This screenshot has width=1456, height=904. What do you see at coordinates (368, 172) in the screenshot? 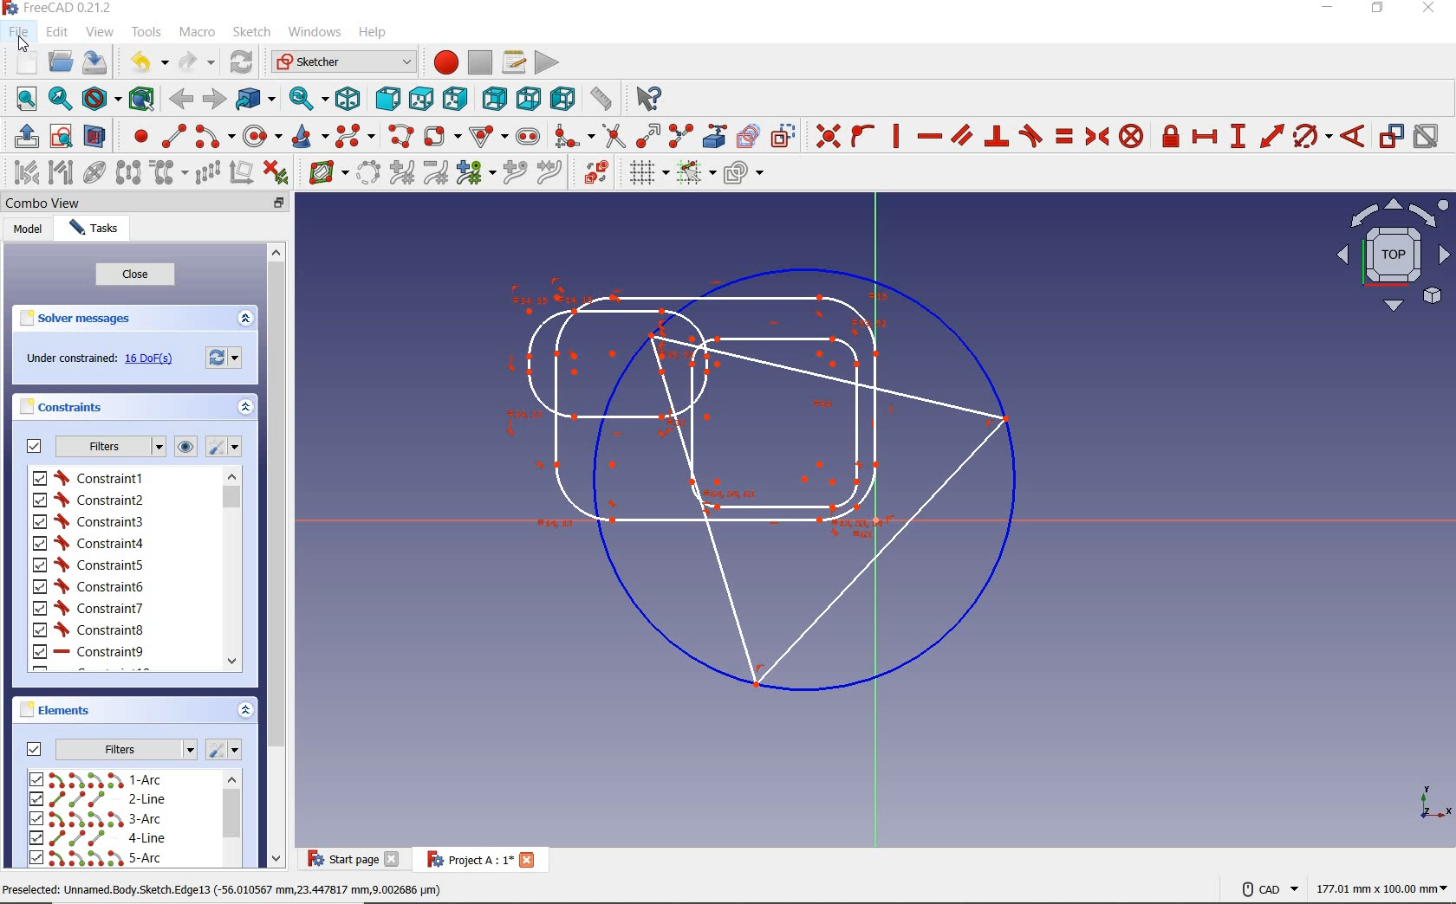
I see `convert geometry  to B-spline` at bounding box center [368, 172].